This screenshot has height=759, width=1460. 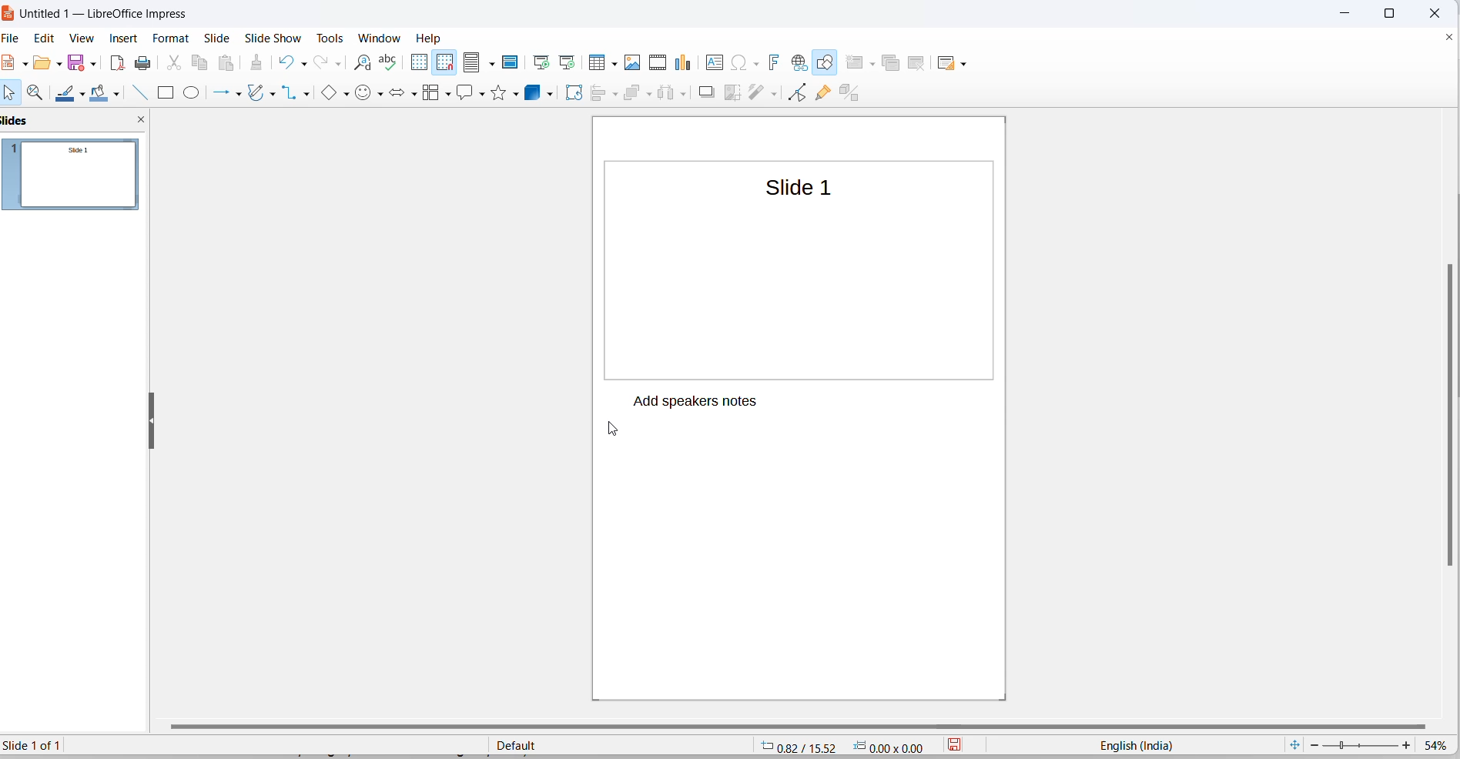 I want to click on redo , so click(x=322, y=63).